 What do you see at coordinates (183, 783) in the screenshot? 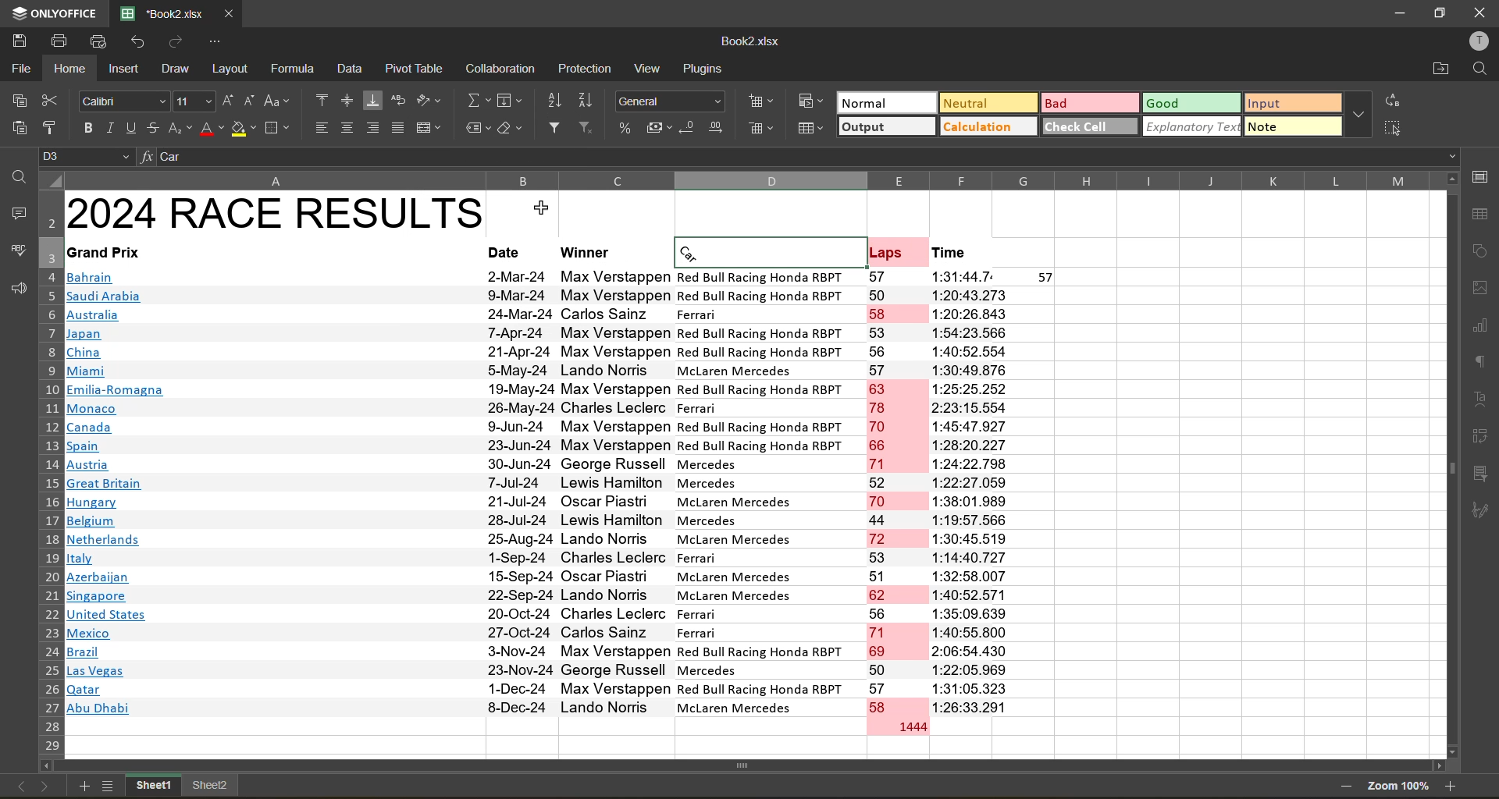
I see `sheet names` at bounding box center [183, 783].